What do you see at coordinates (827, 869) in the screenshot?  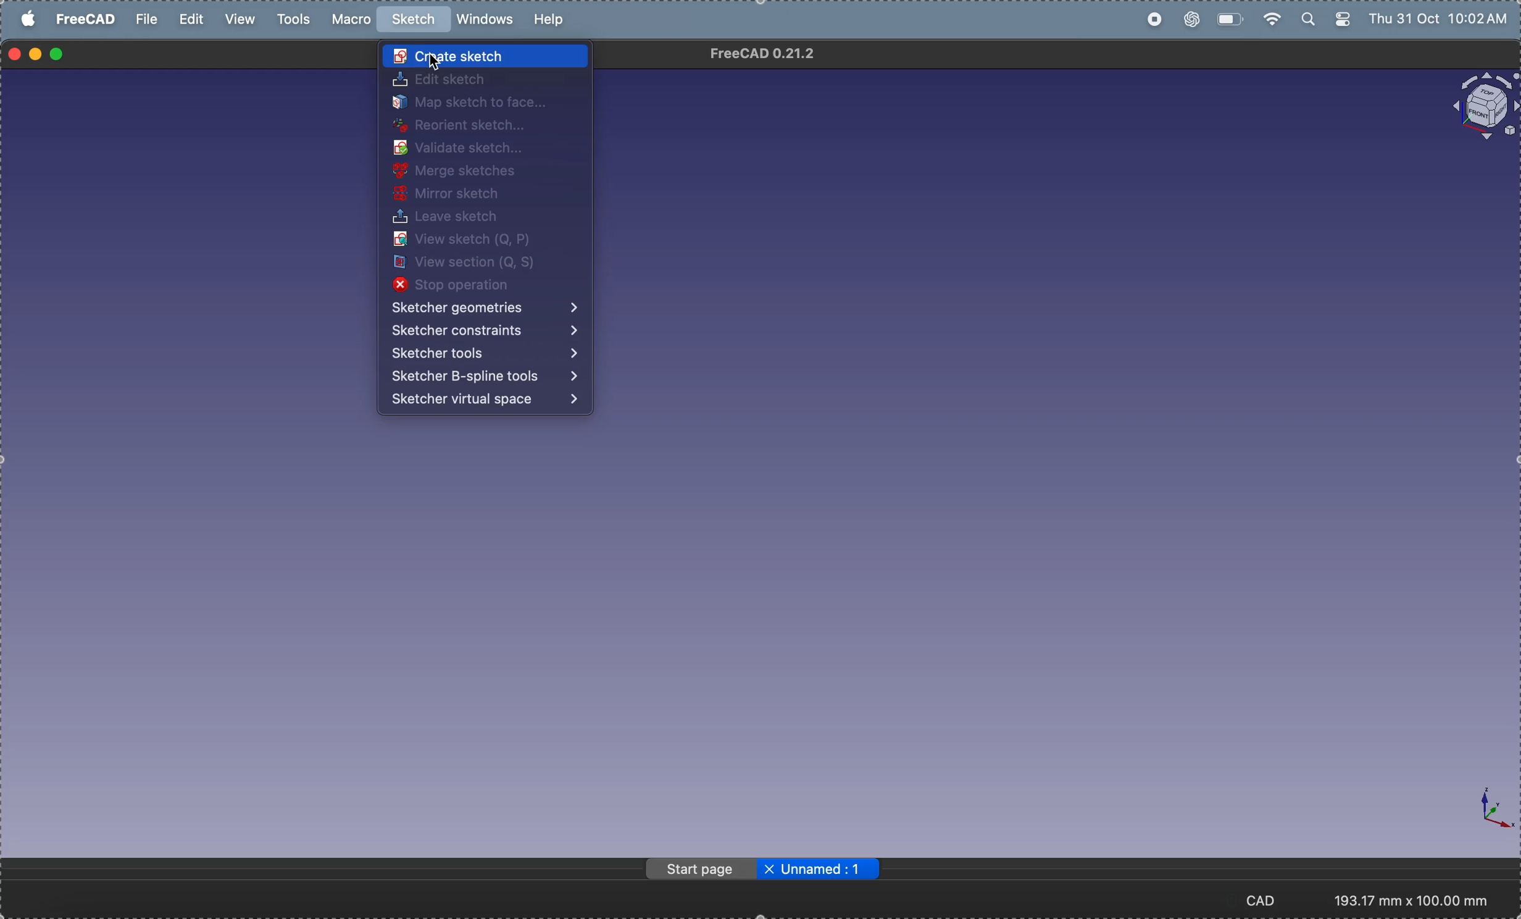 I see `Unnamed: 1` at bounding box center [827, 869].